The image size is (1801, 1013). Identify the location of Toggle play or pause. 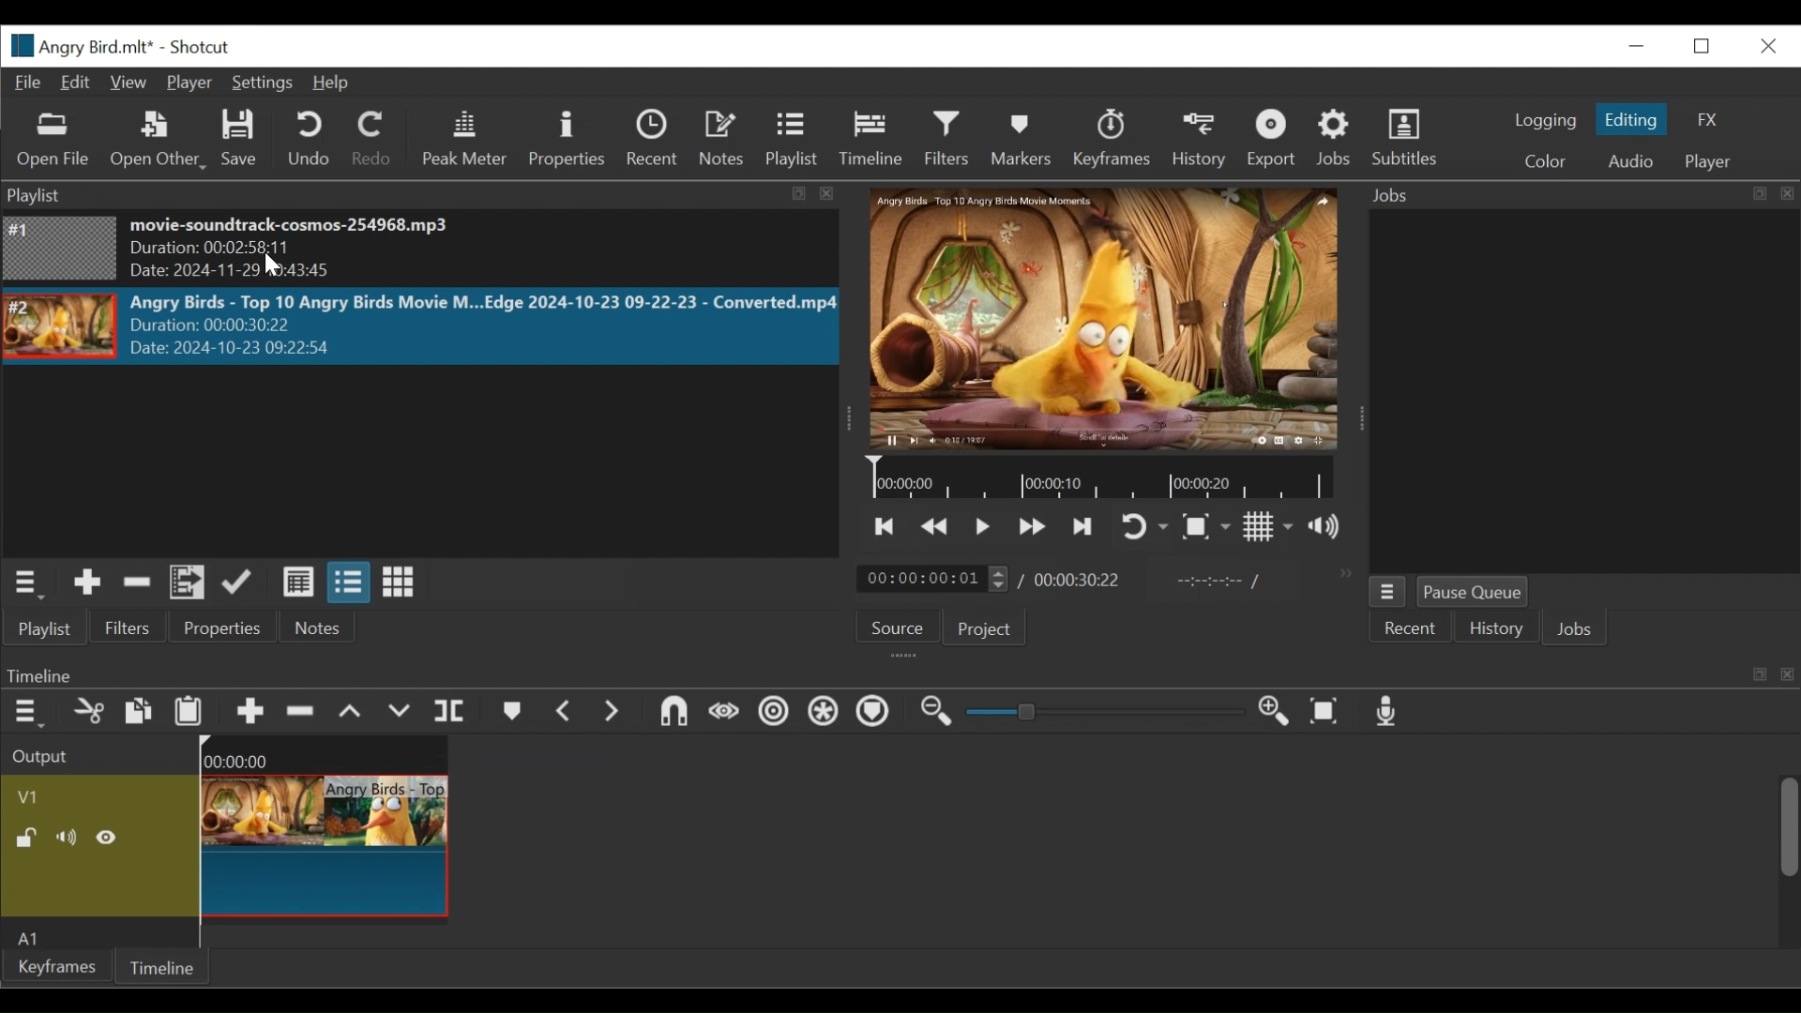
(983, 527).